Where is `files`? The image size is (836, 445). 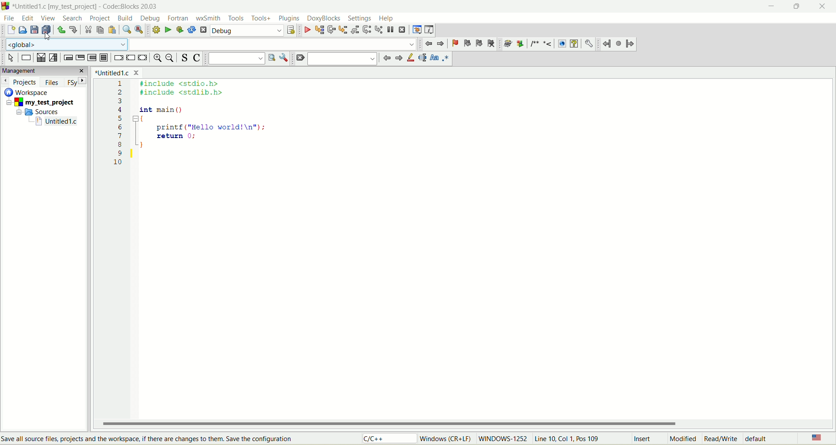
files is located at coordinates (51, 83).